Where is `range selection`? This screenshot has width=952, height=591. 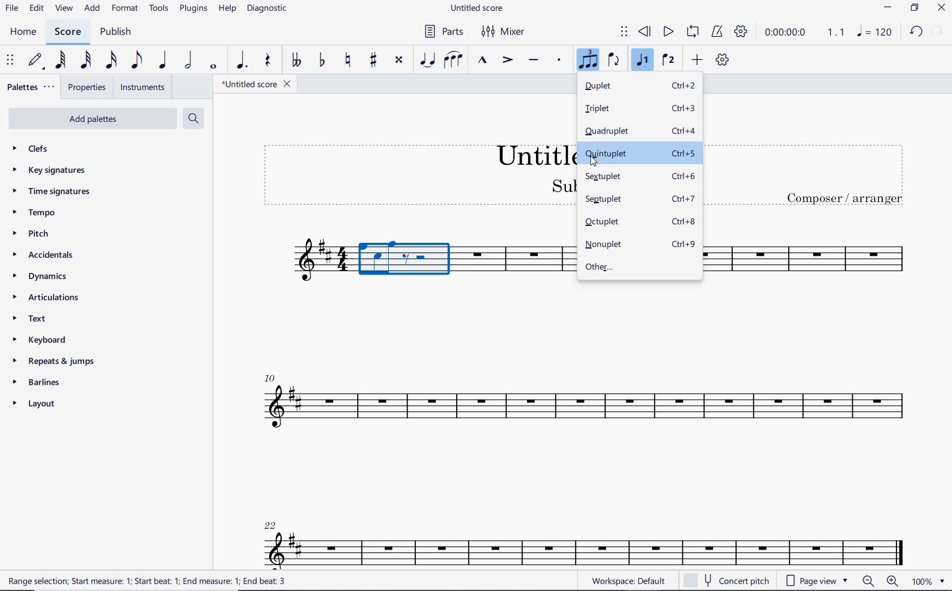
range selection is located at coordinates (147, 581).